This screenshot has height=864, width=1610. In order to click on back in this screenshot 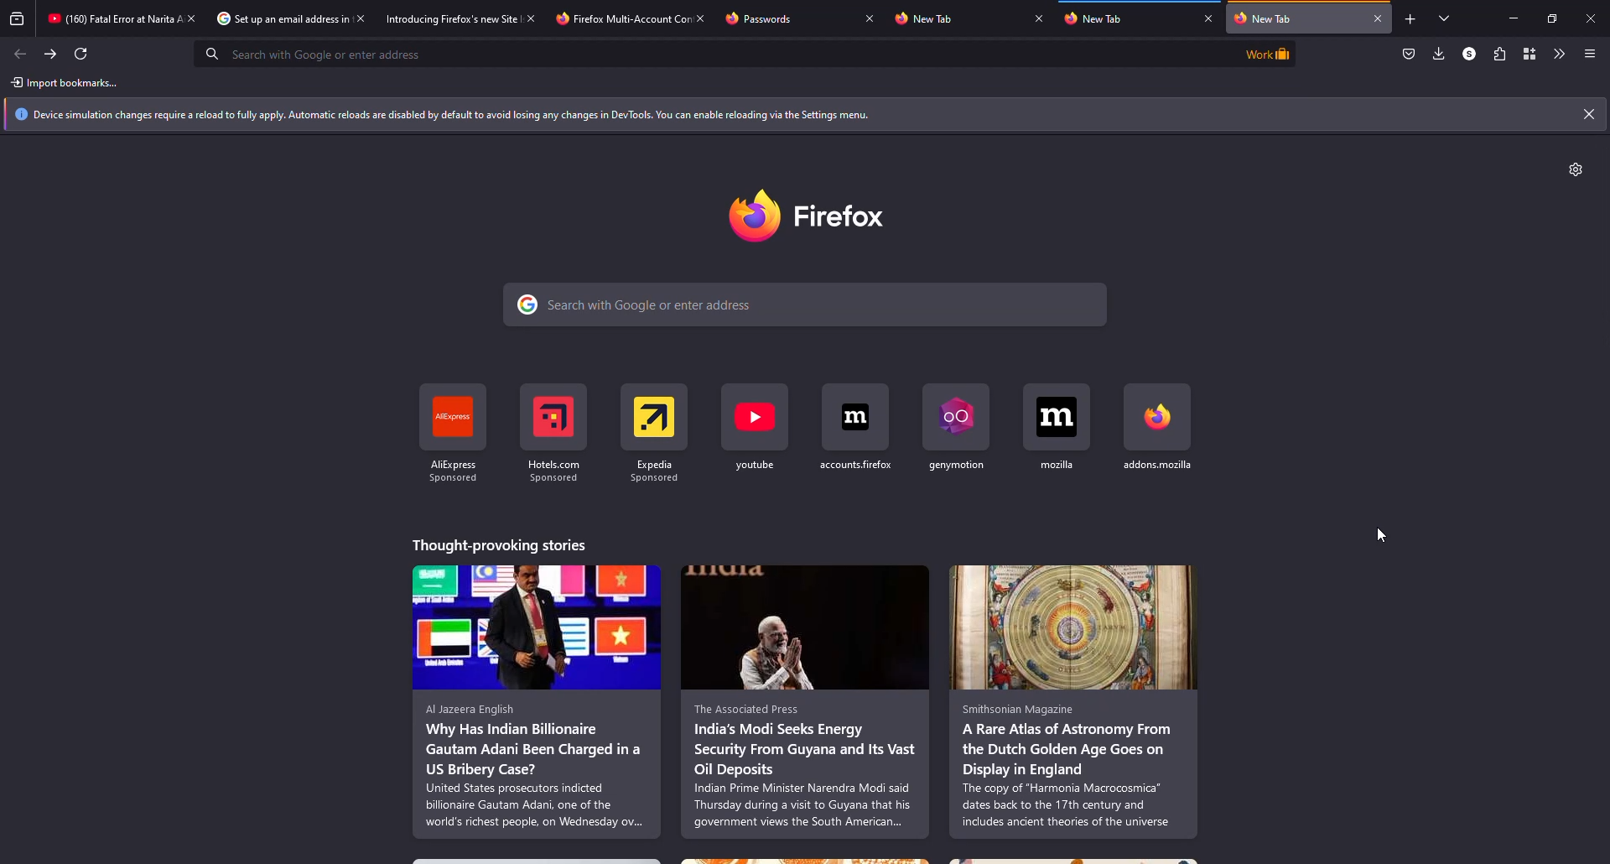, I will do `click(22, 54)`.